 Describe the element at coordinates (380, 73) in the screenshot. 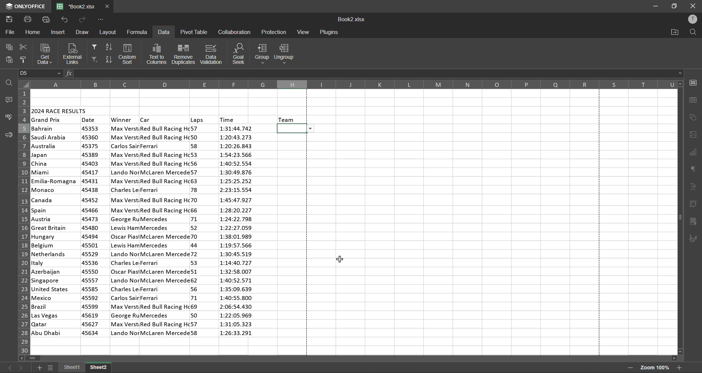

I see `formula bar` at that location.